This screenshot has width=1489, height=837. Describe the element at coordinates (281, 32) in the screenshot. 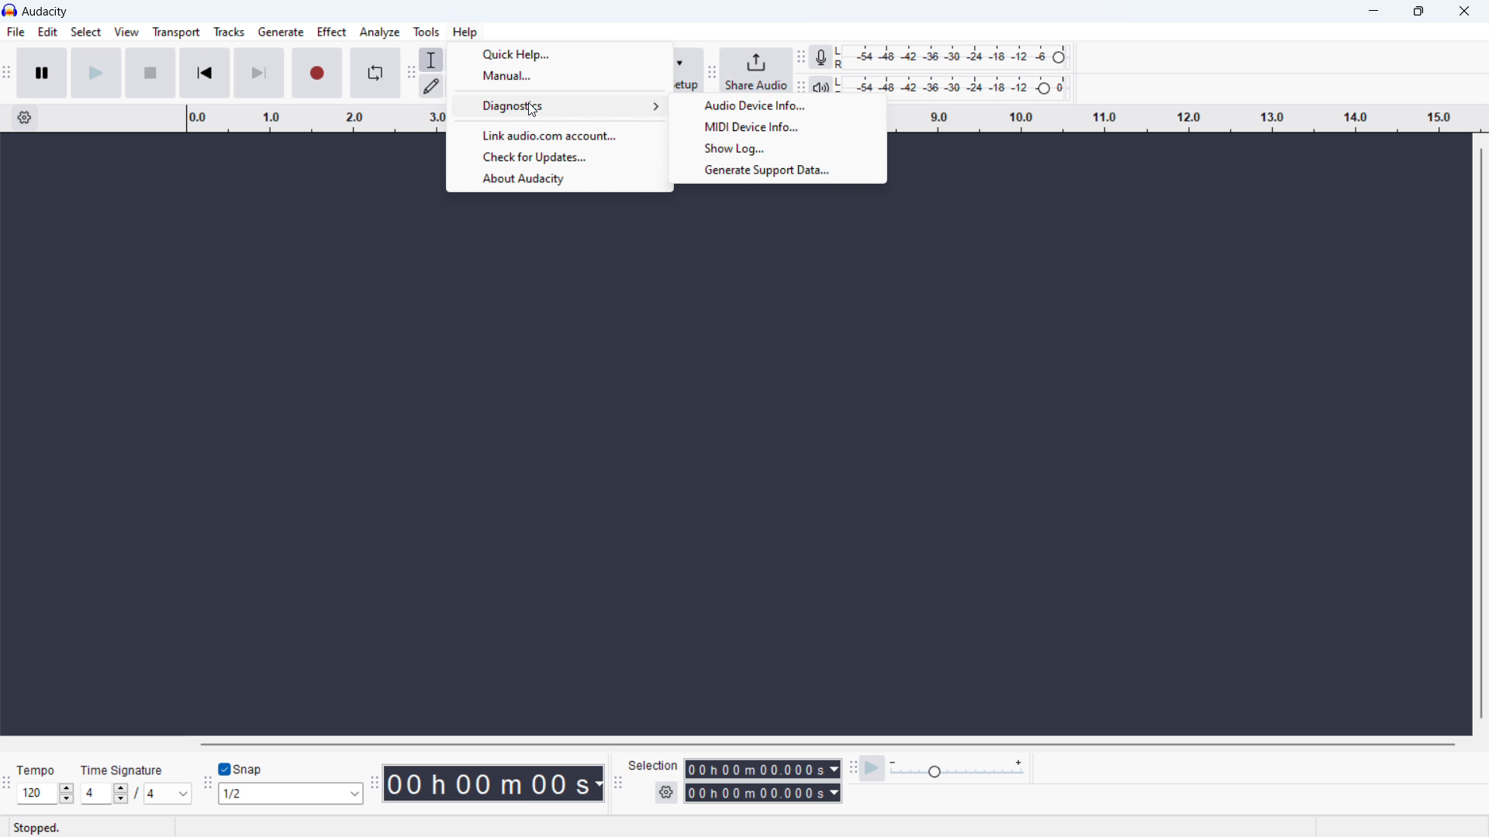

I see `generate` at that location.